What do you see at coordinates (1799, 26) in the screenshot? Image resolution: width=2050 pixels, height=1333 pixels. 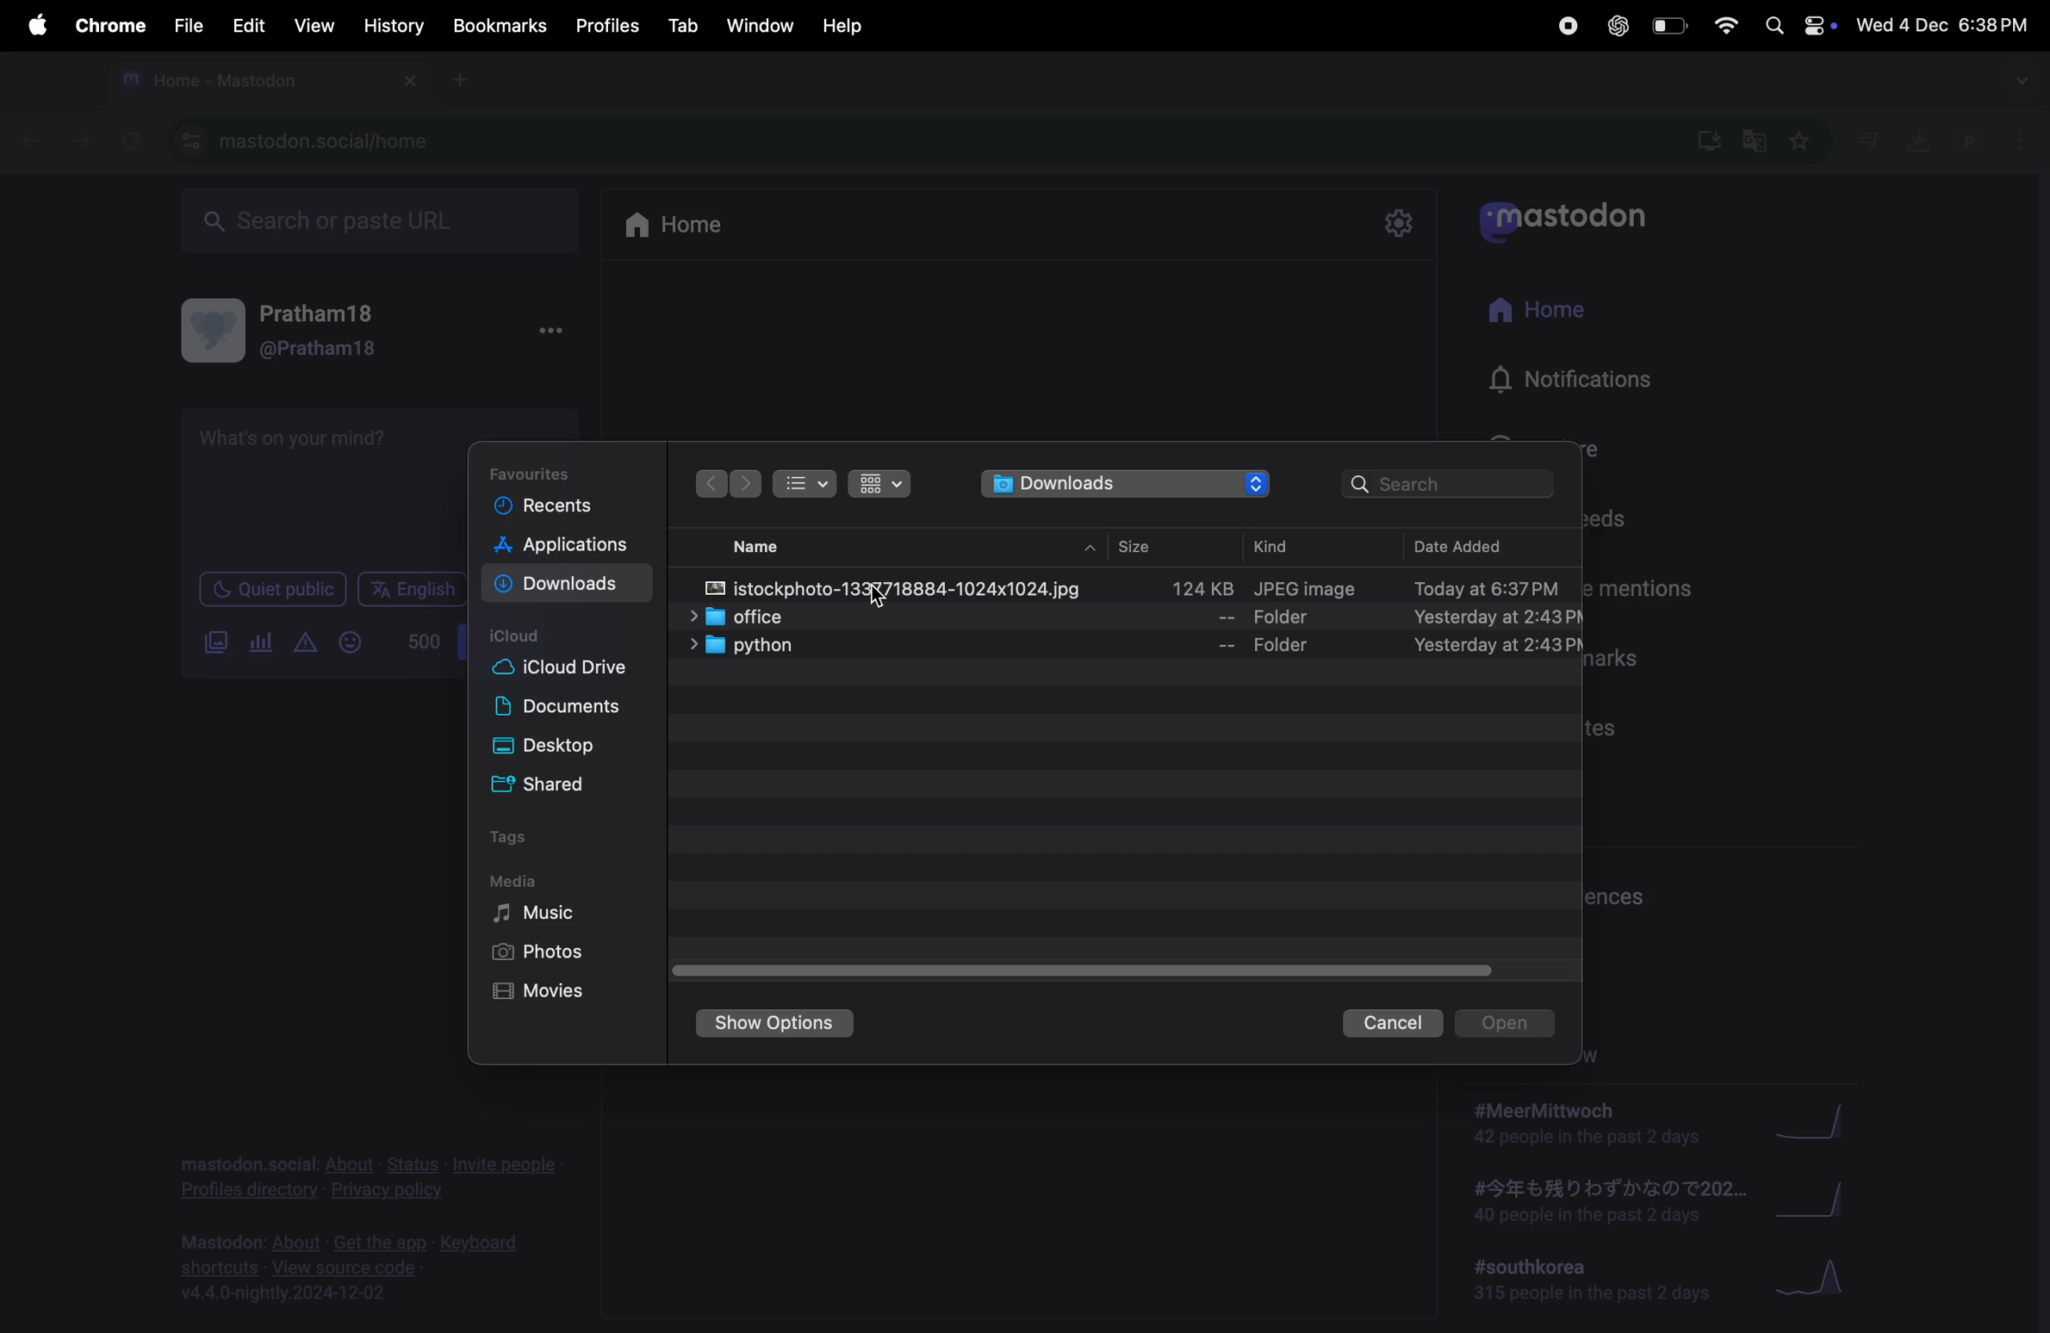 I see `apple widgets` at bounding box center [1799, 26].